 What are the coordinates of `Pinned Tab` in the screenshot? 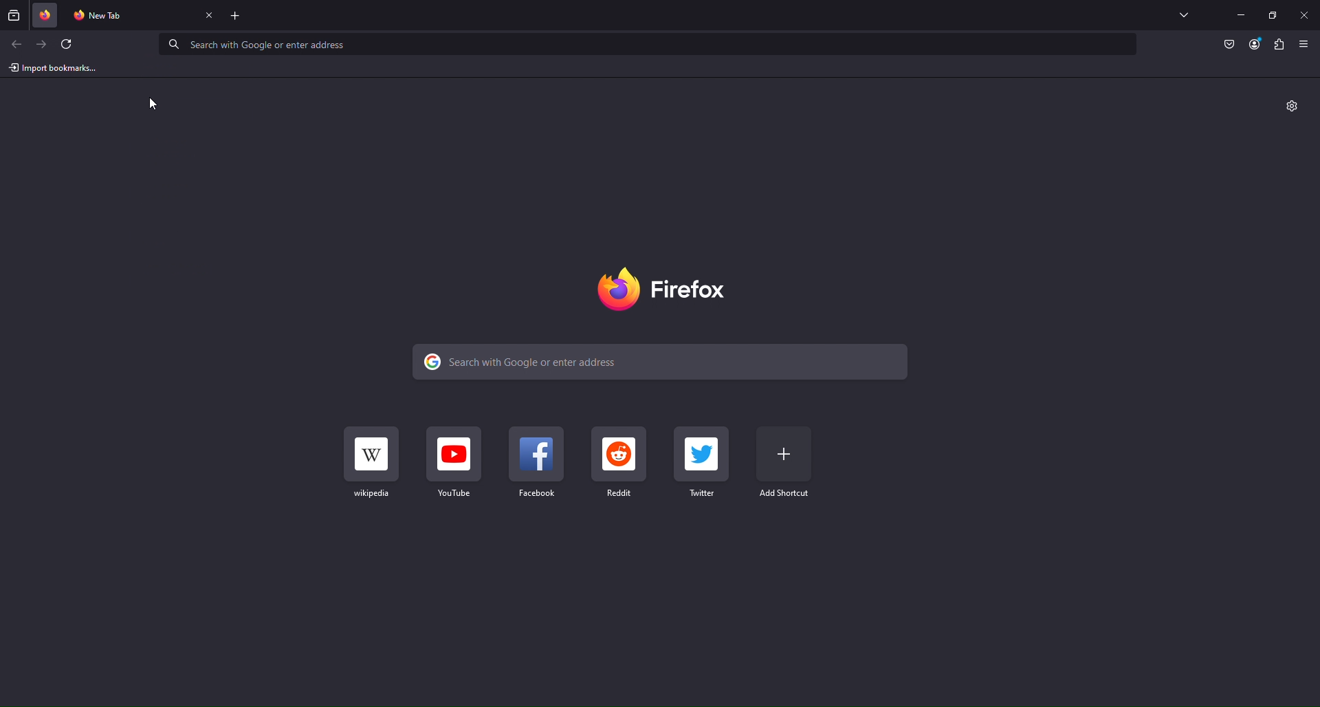 It's located at (46, 16).